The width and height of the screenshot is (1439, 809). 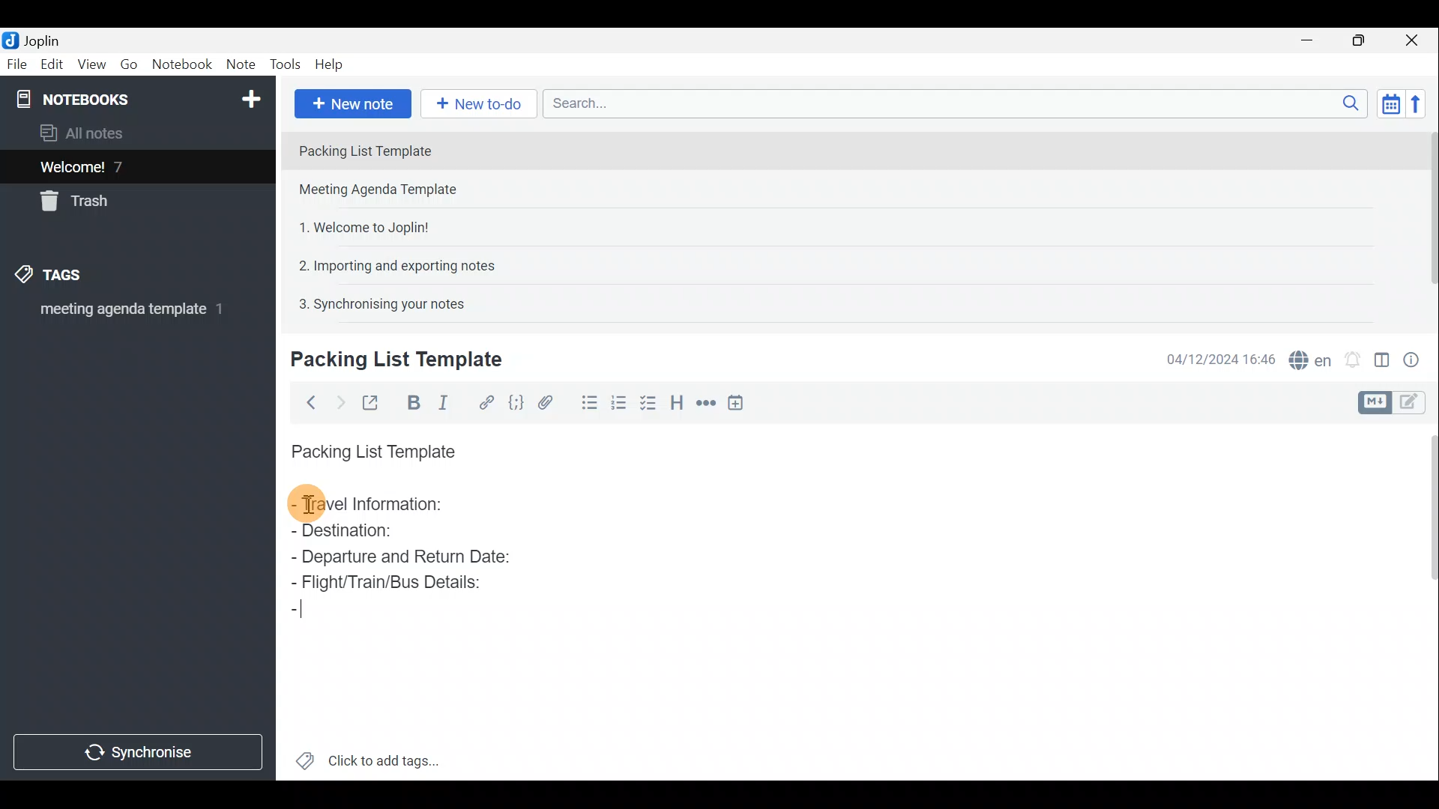 I want to click on Set alarm, so click(x=1352, y=356).